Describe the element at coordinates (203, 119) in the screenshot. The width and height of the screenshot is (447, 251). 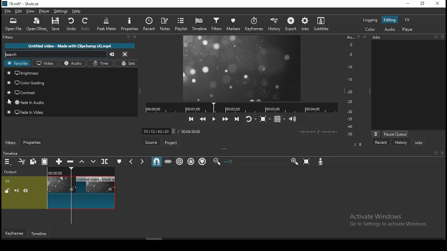
I see `play quickly backwards` at that location.